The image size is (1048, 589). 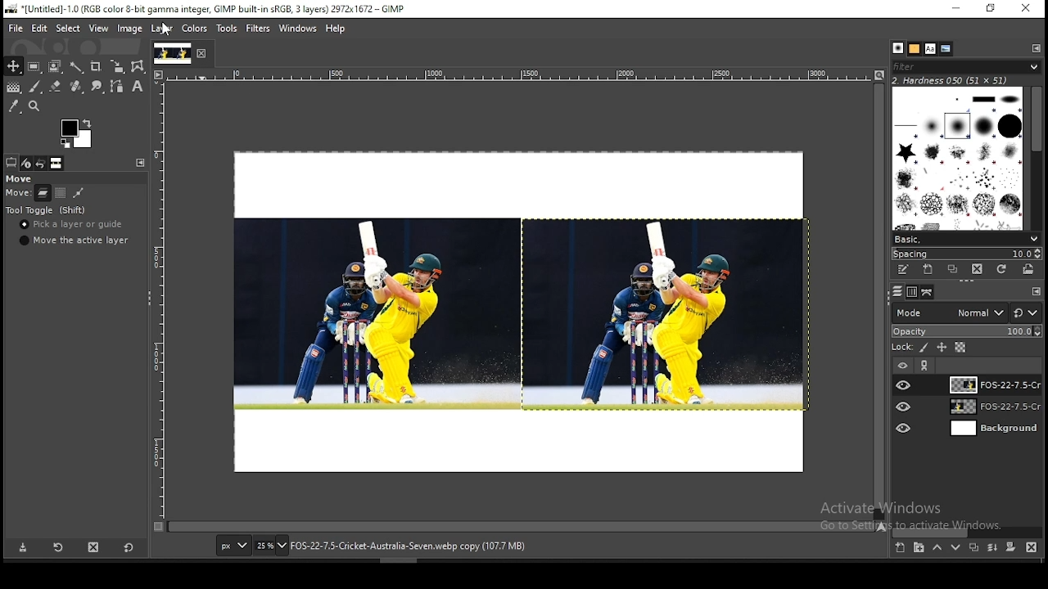 What do you see at coordinates (115, 67) in the screenshot?
I see `crop tool` at bounding box center [115, 67].